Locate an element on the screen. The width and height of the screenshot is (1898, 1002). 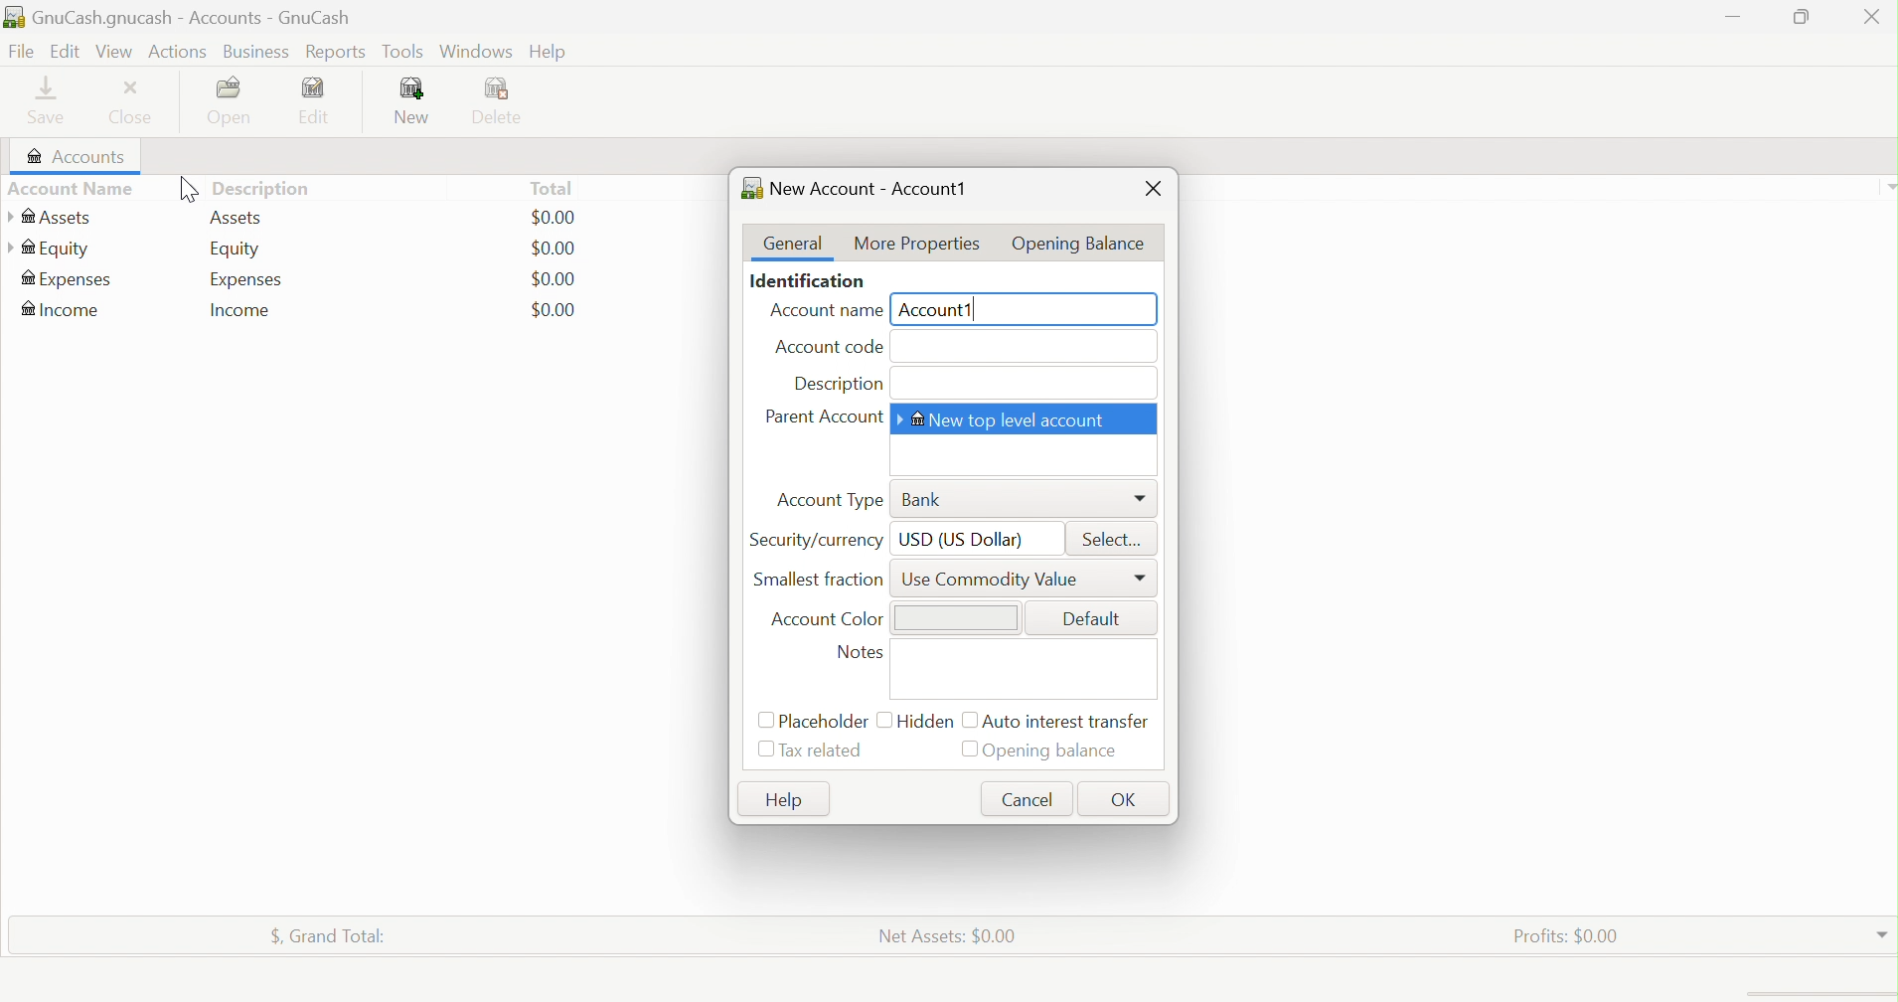
Net Assets: $0.00 is located at coordinates (947, 934).